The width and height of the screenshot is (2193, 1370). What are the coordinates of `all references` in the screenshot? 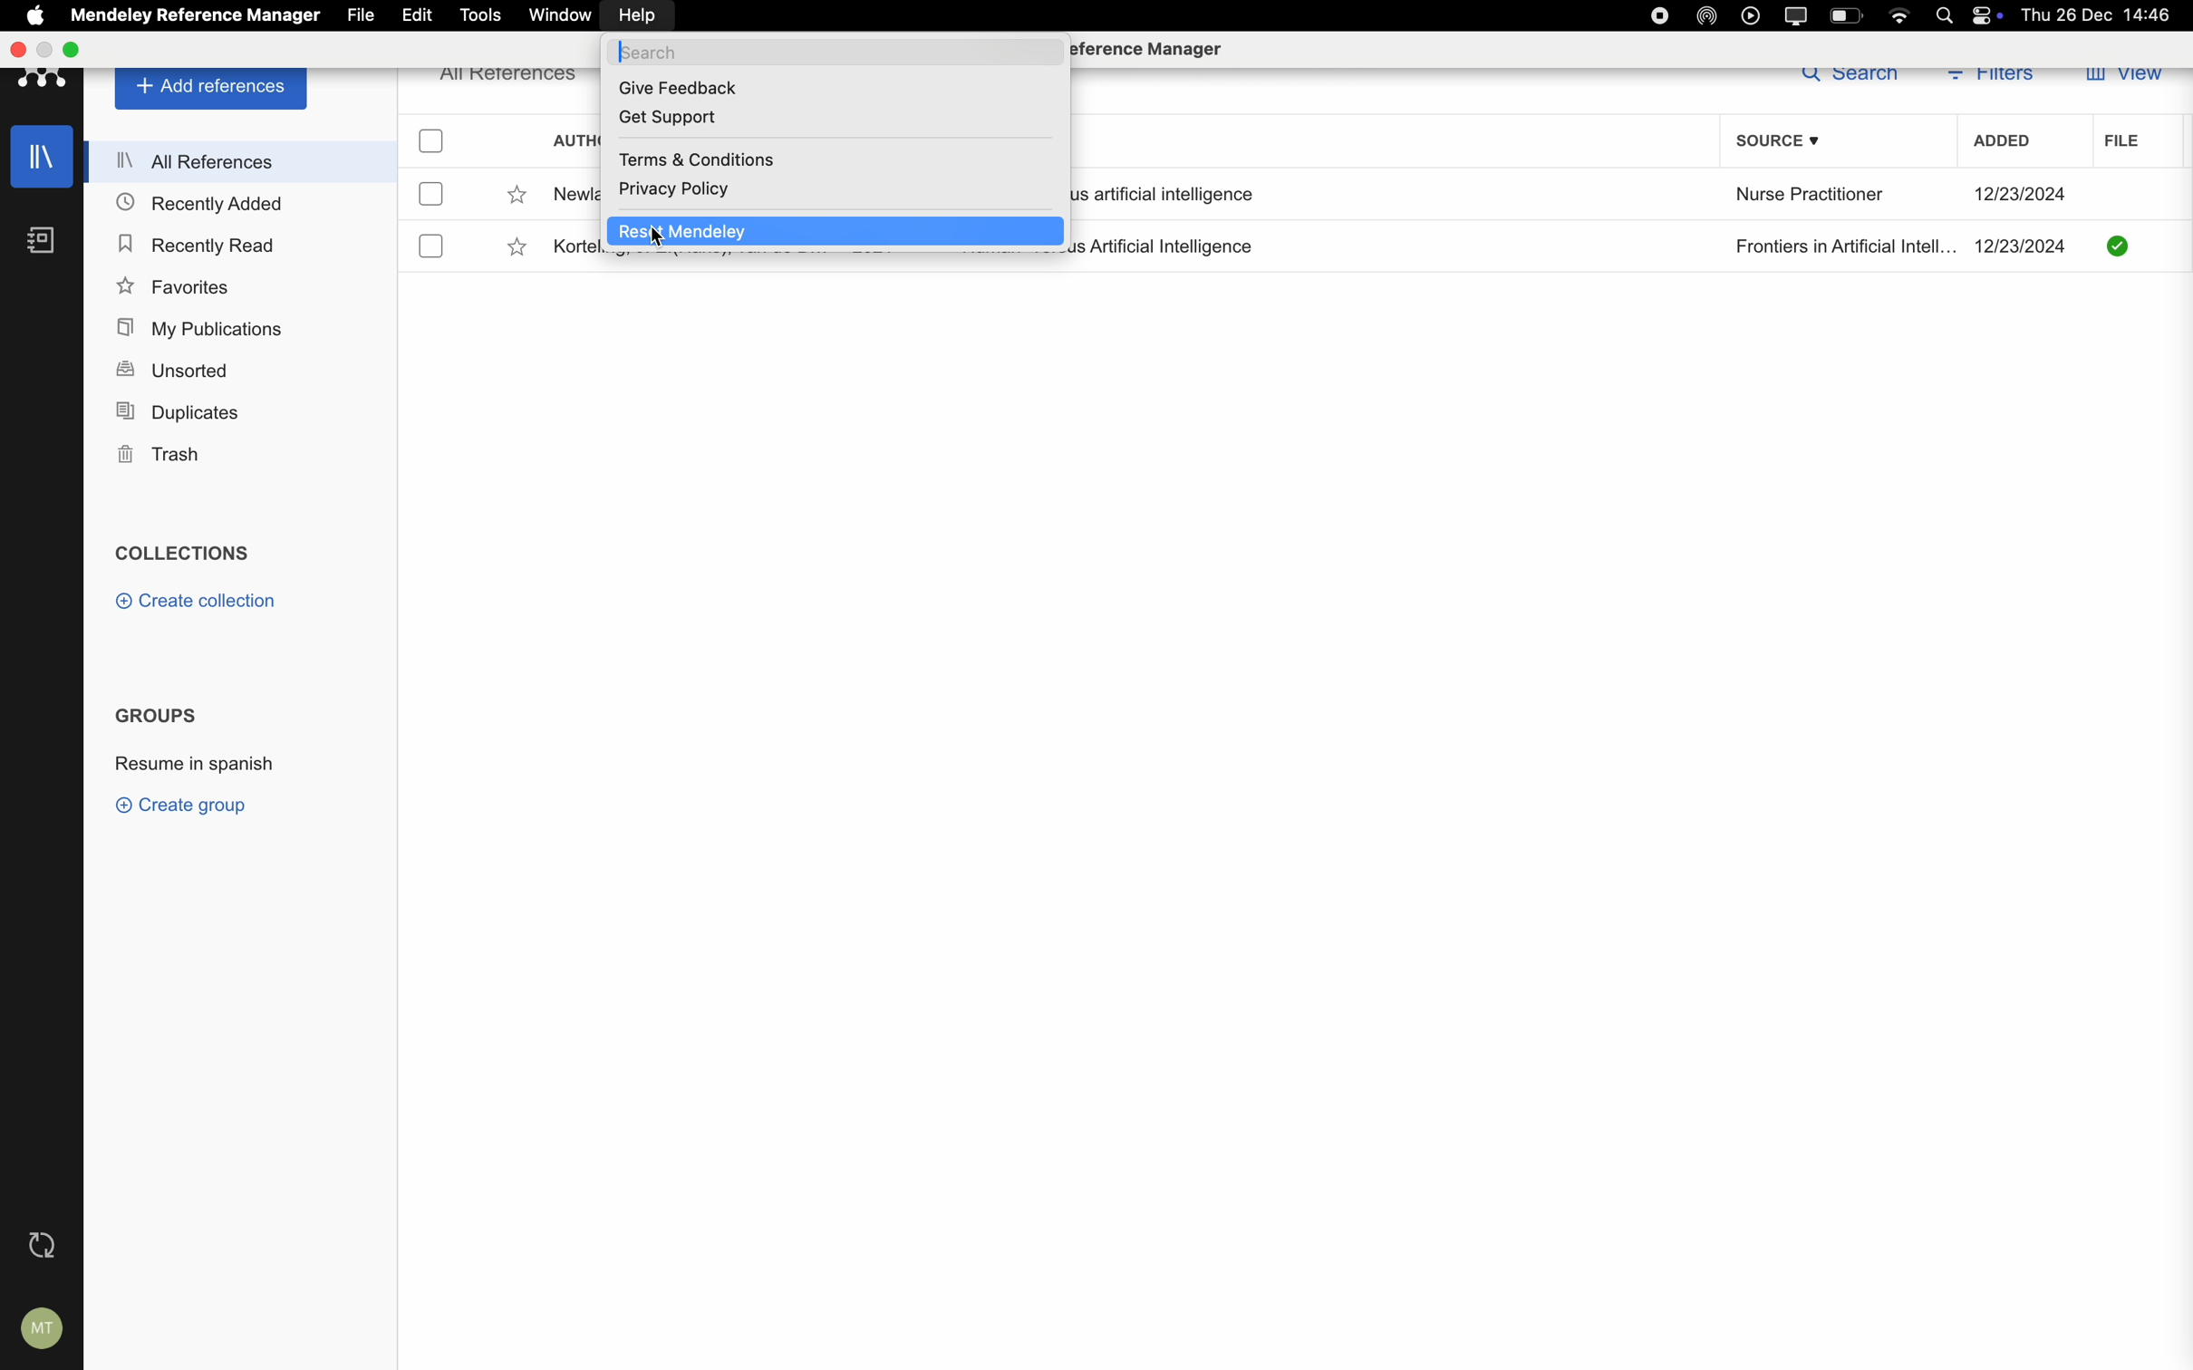 It's located at (508, 74).